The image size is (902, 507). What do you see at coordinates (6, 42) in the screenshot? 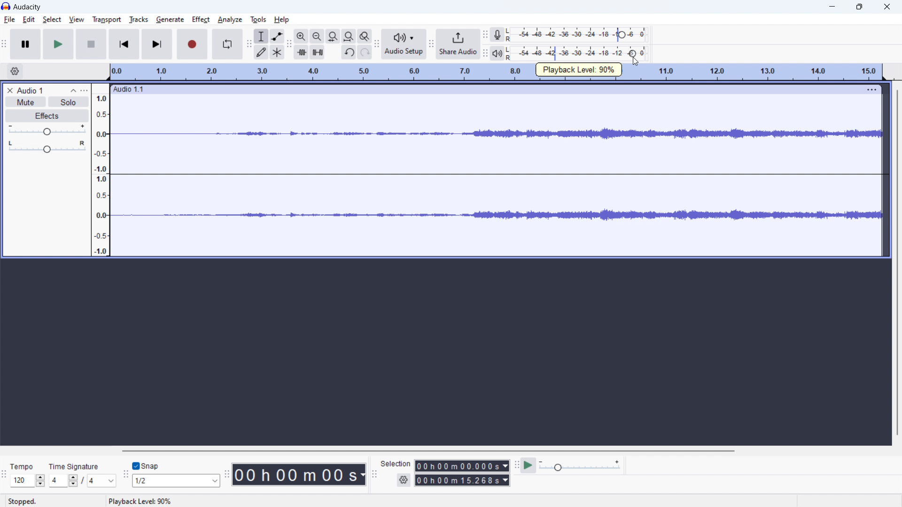
I see `transport toolbar` at bounding box center [6, 42].